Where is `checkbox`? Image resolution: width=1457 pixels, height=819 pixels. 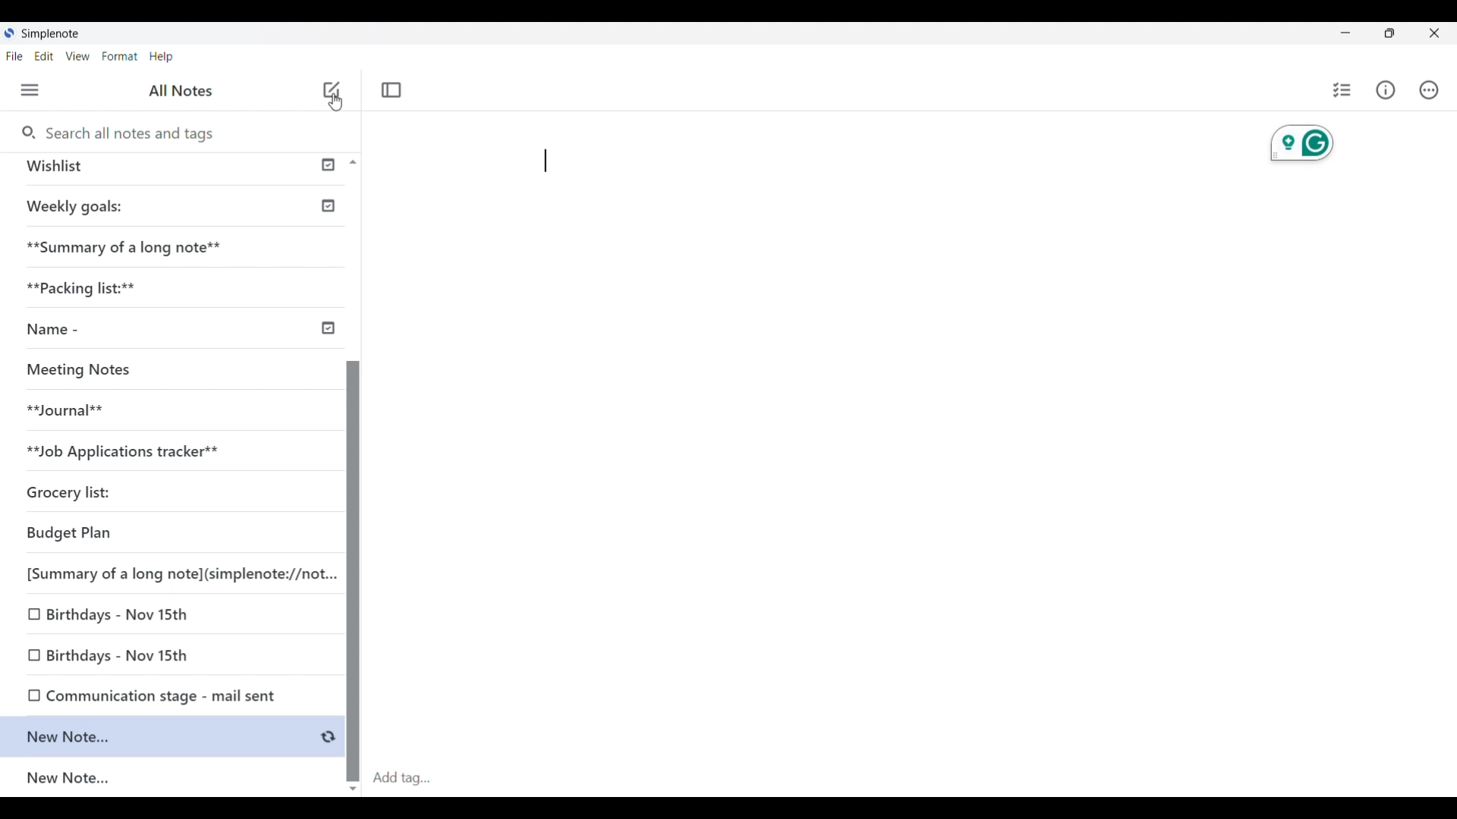
checkbox is located at coordinates (27, 696).